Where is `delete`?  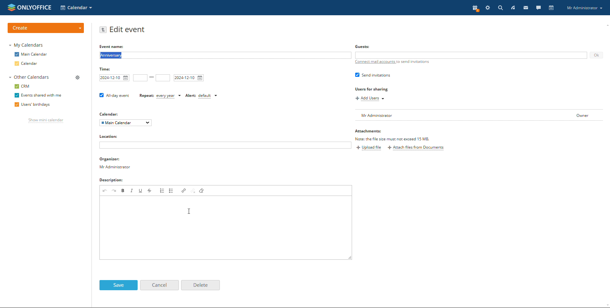
delete is located at coordinates (200, 285).